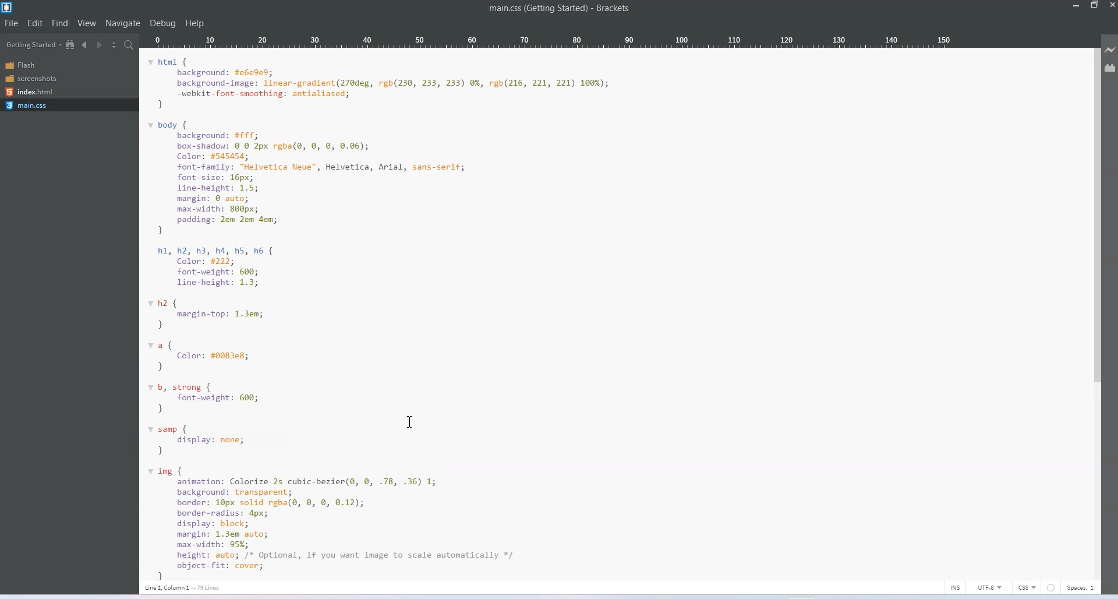 The height and width of the screenshot is (599, 1118). What do you see at coordinates (114, 45) in the screenshot?
I see `Split the editor vertically or Horizontally` at bounding box center [114, 45].